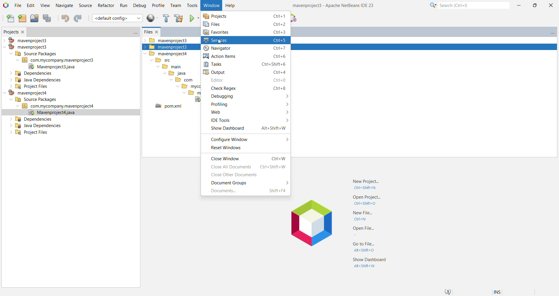 This screenshot has height=296, width=559. What do you see at coordinates (218, 41) in the screenshot?
I see `cursor` at bounding box center [218, 41].